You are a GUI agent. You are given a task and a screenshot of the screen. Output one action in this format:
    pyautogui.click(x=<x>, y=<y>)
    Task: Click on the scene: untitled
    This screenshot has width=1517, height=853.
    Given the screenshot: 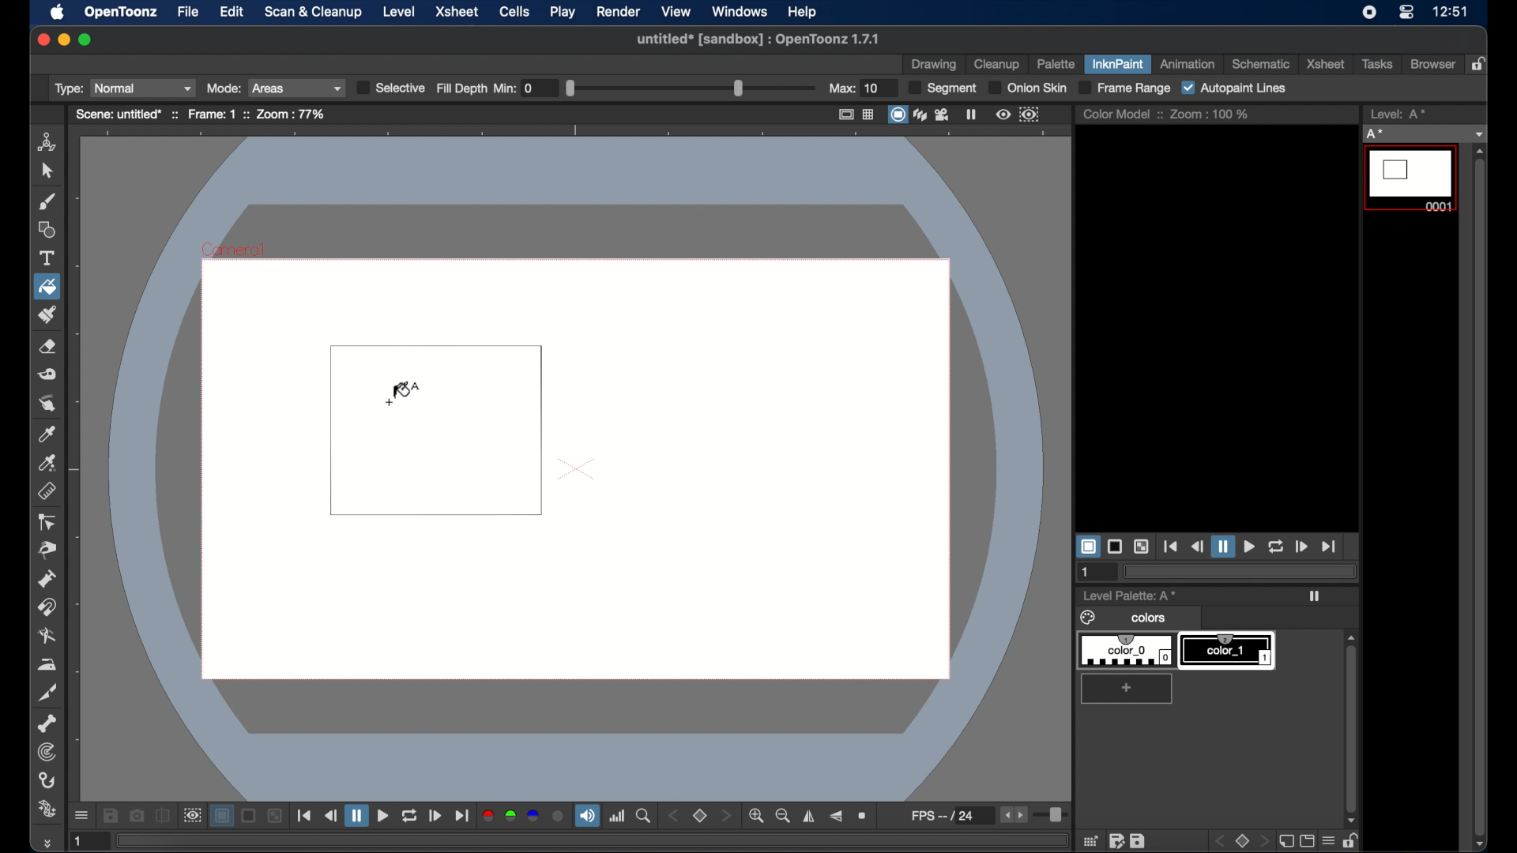 What is the action you would take?
    pyautogui.click(x=124, y=114)
    